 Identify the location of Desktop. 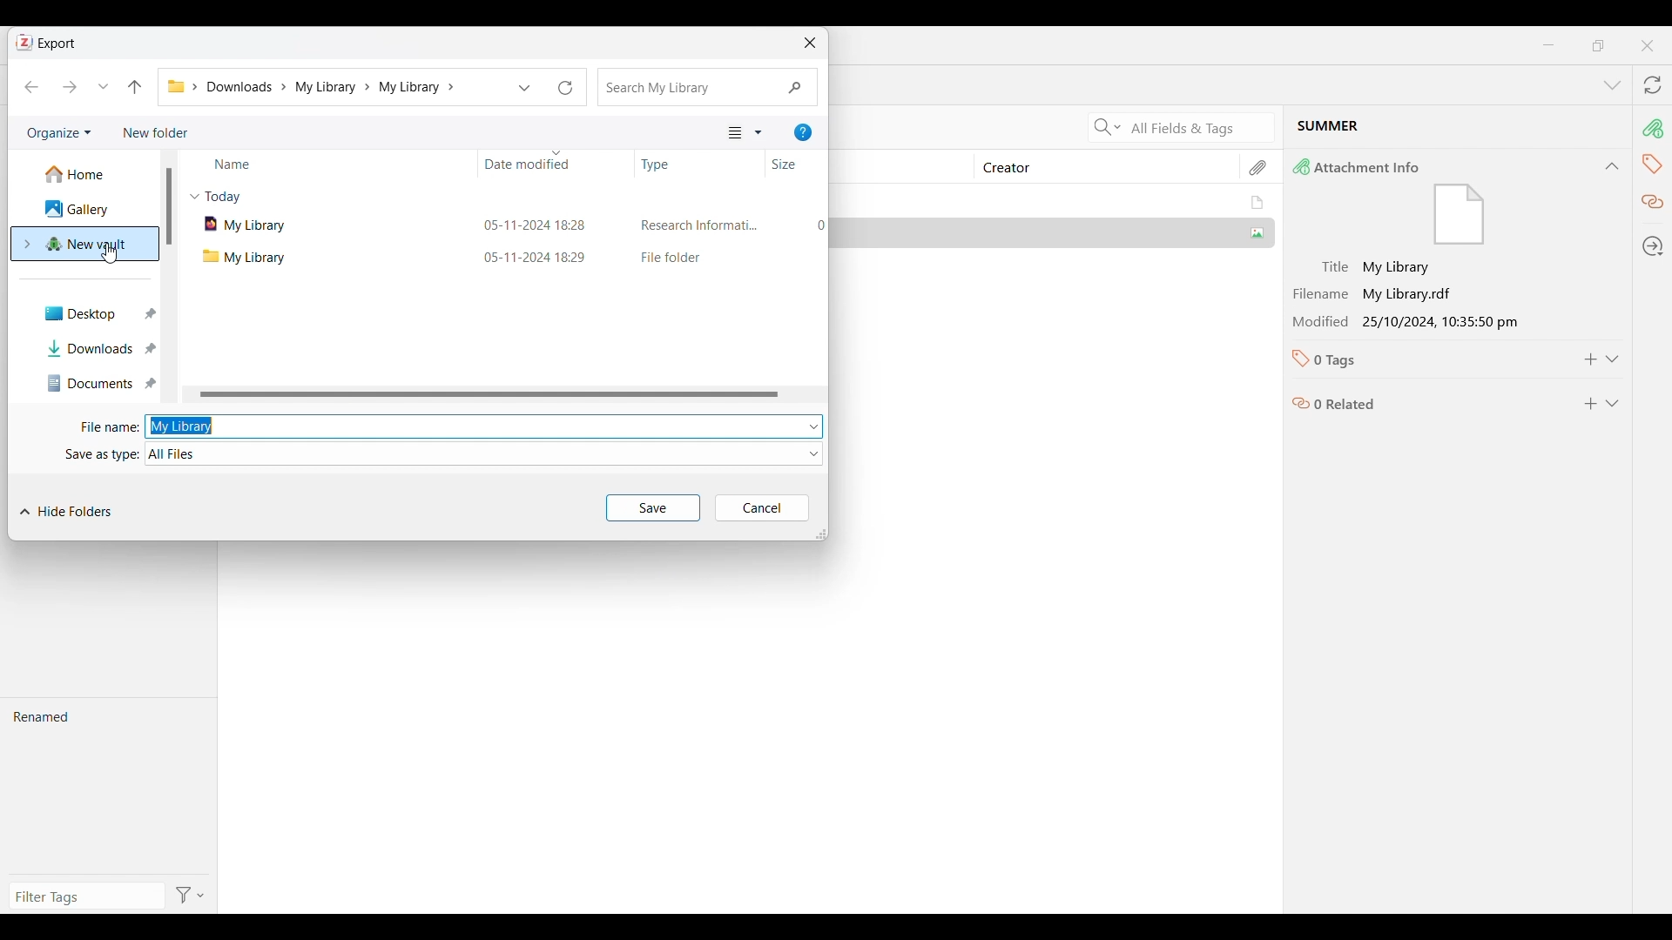
(91, 312).